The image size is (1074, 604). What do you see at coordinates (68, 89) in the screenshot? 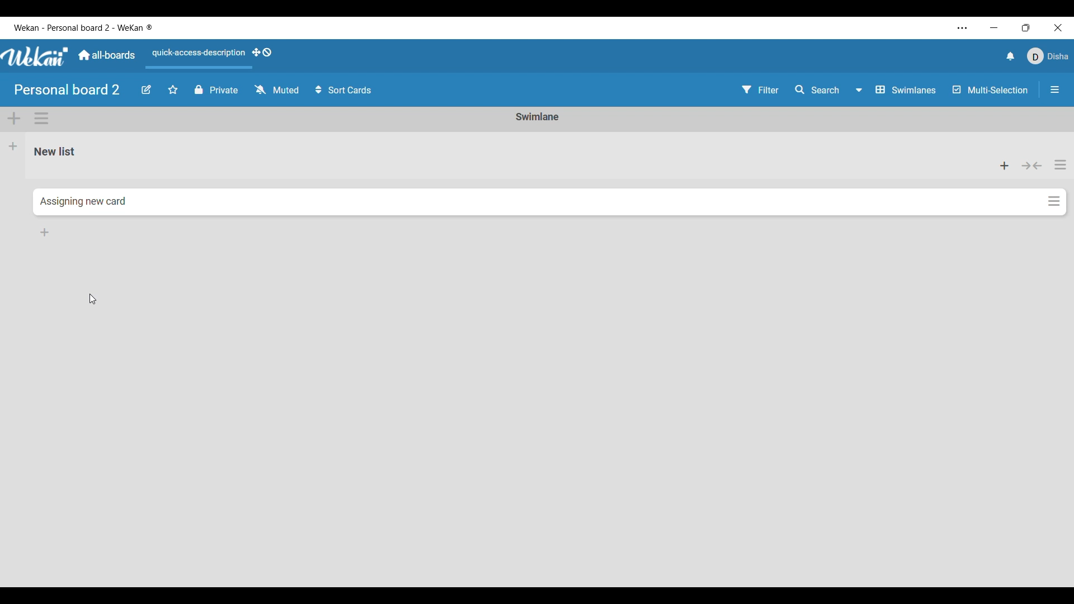
I see `Board title` at bounding box center [68, 89].